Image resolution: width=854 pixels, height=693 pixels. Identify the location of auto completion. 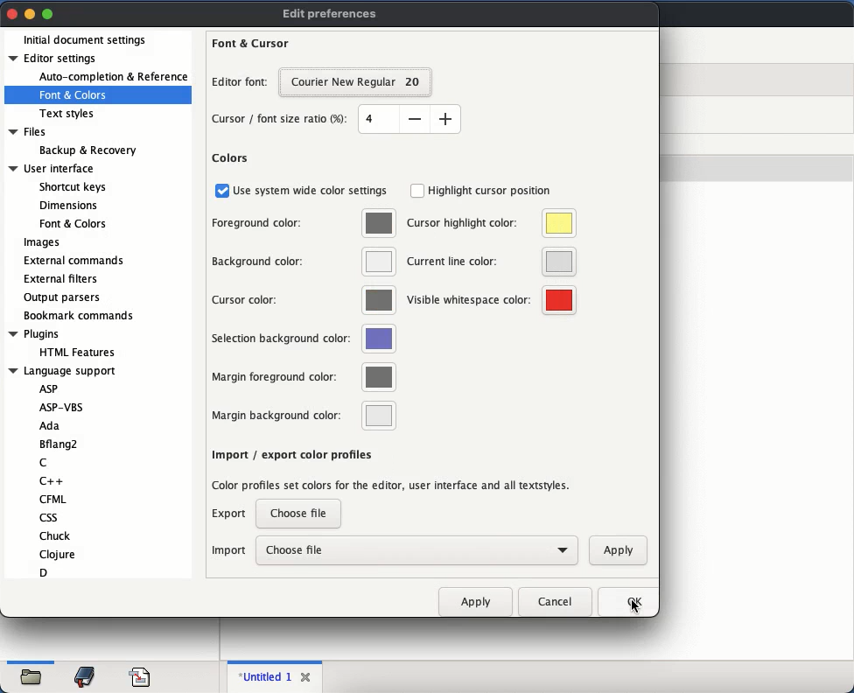
(108, 77).